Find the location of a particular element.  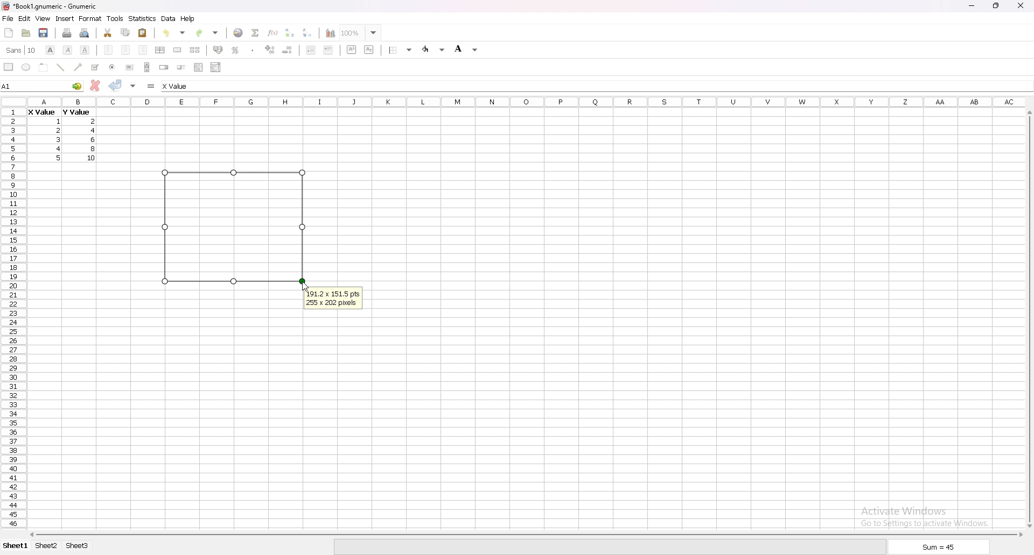

line is located at coordinates (60, 67).